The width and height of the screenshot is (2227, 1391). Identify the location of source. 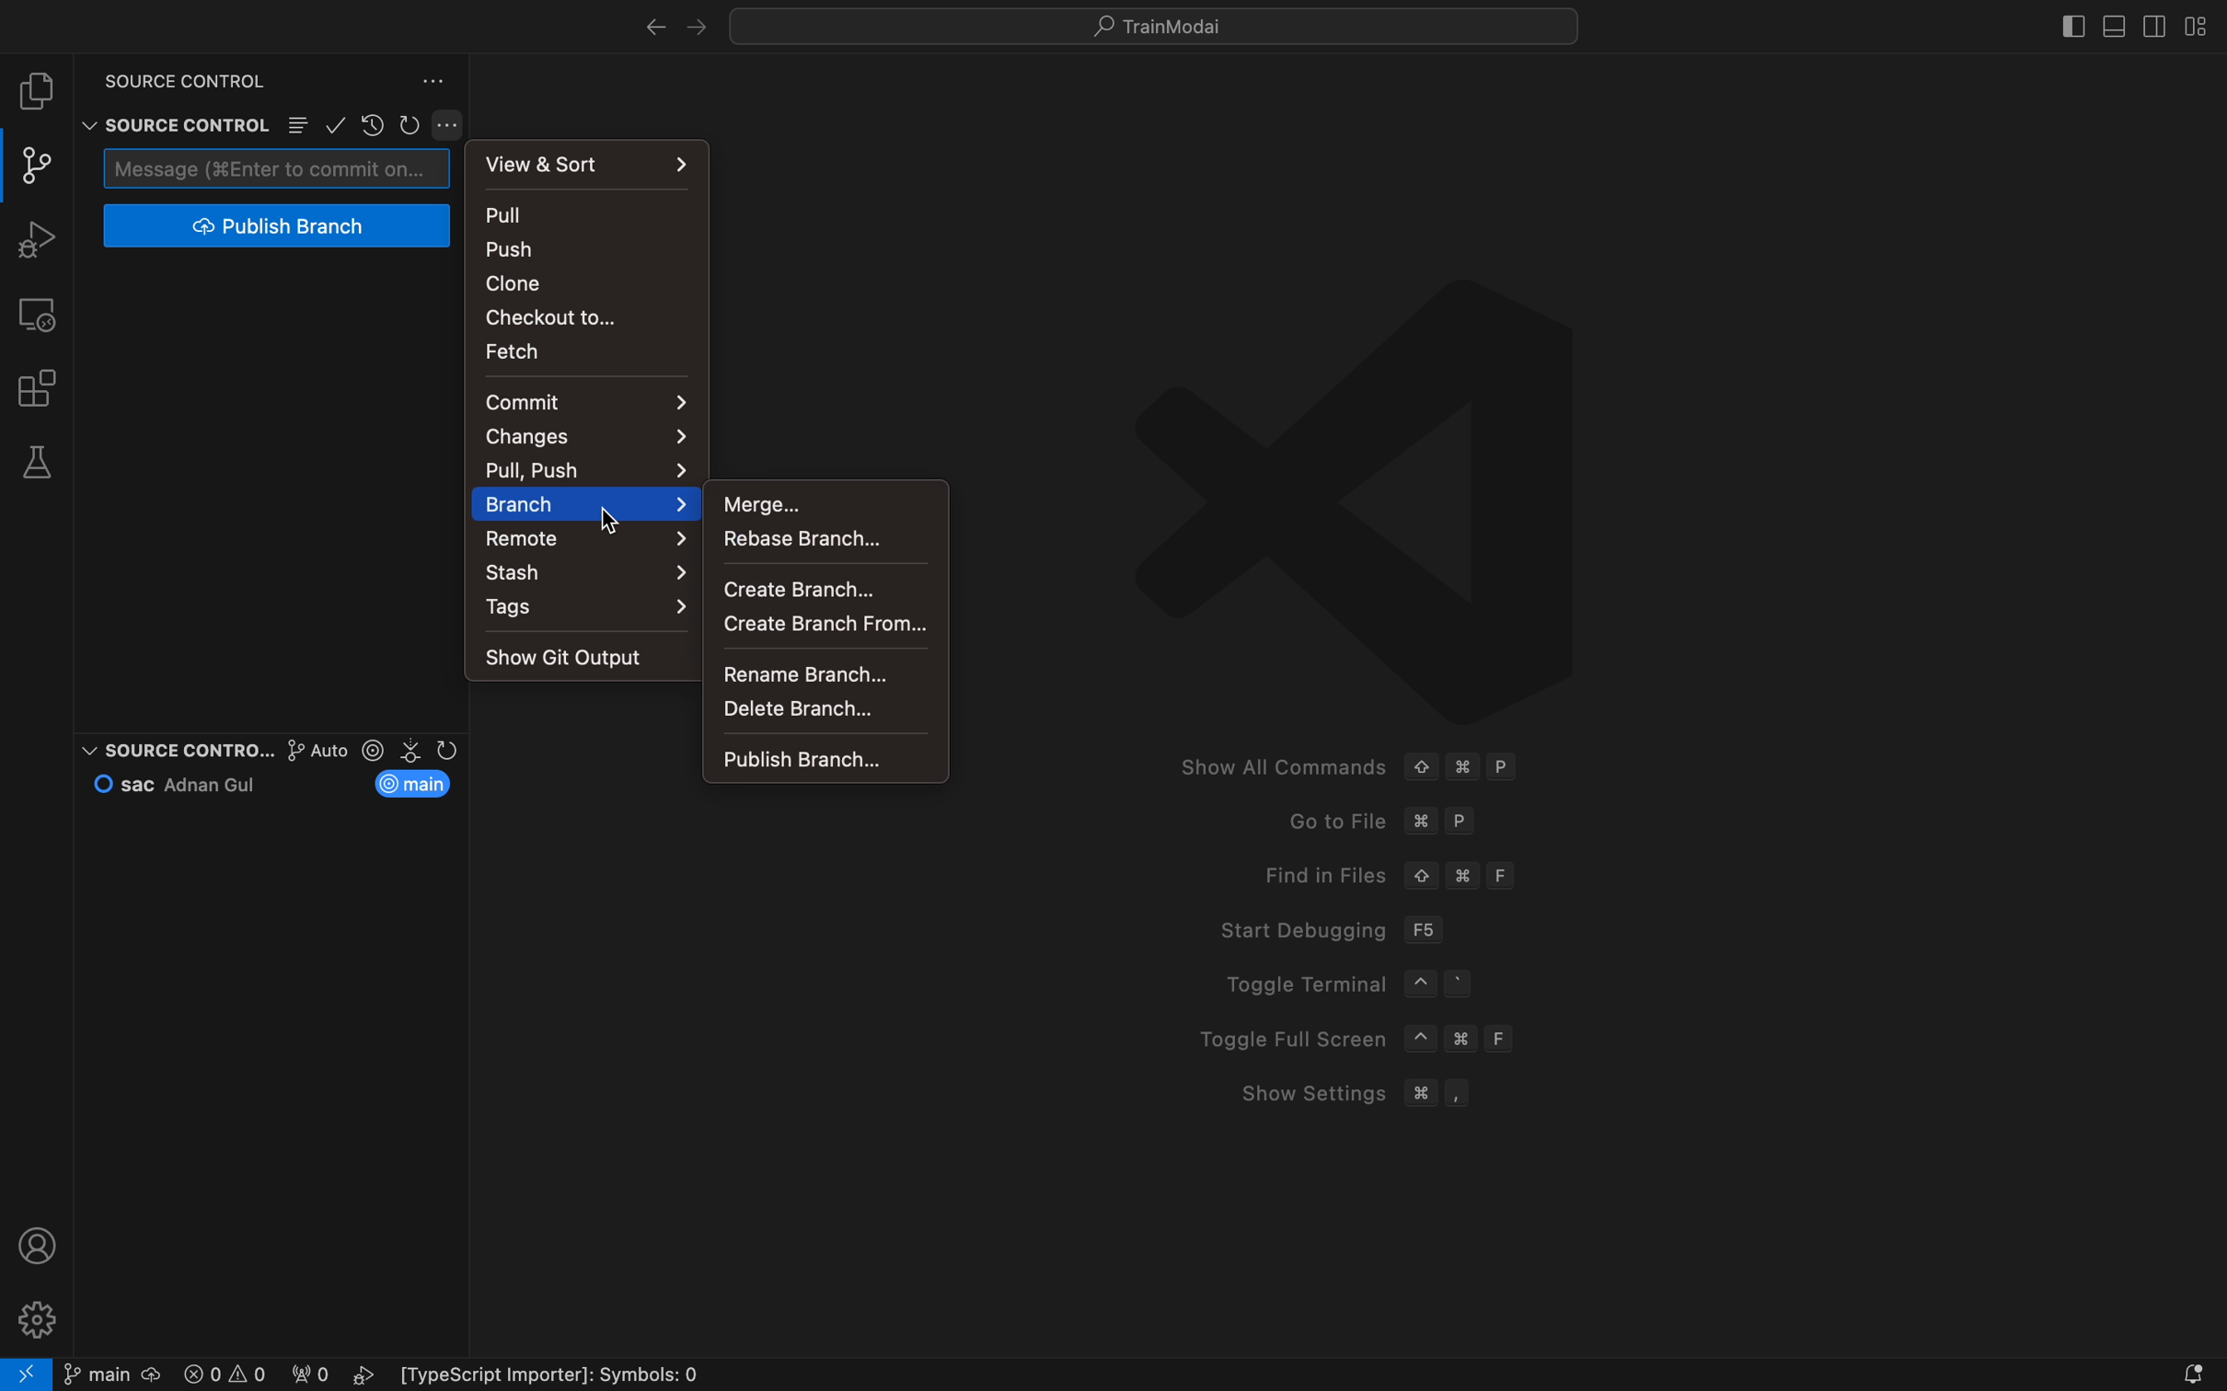
(169, 123).